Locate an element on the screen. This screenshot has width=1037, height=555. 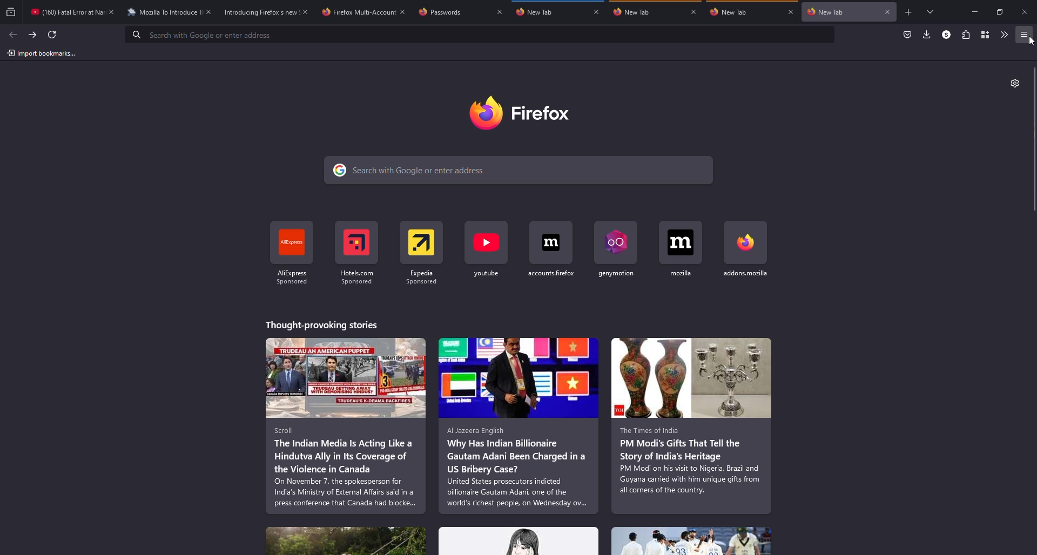
stories is located at coordinates (691, 426).